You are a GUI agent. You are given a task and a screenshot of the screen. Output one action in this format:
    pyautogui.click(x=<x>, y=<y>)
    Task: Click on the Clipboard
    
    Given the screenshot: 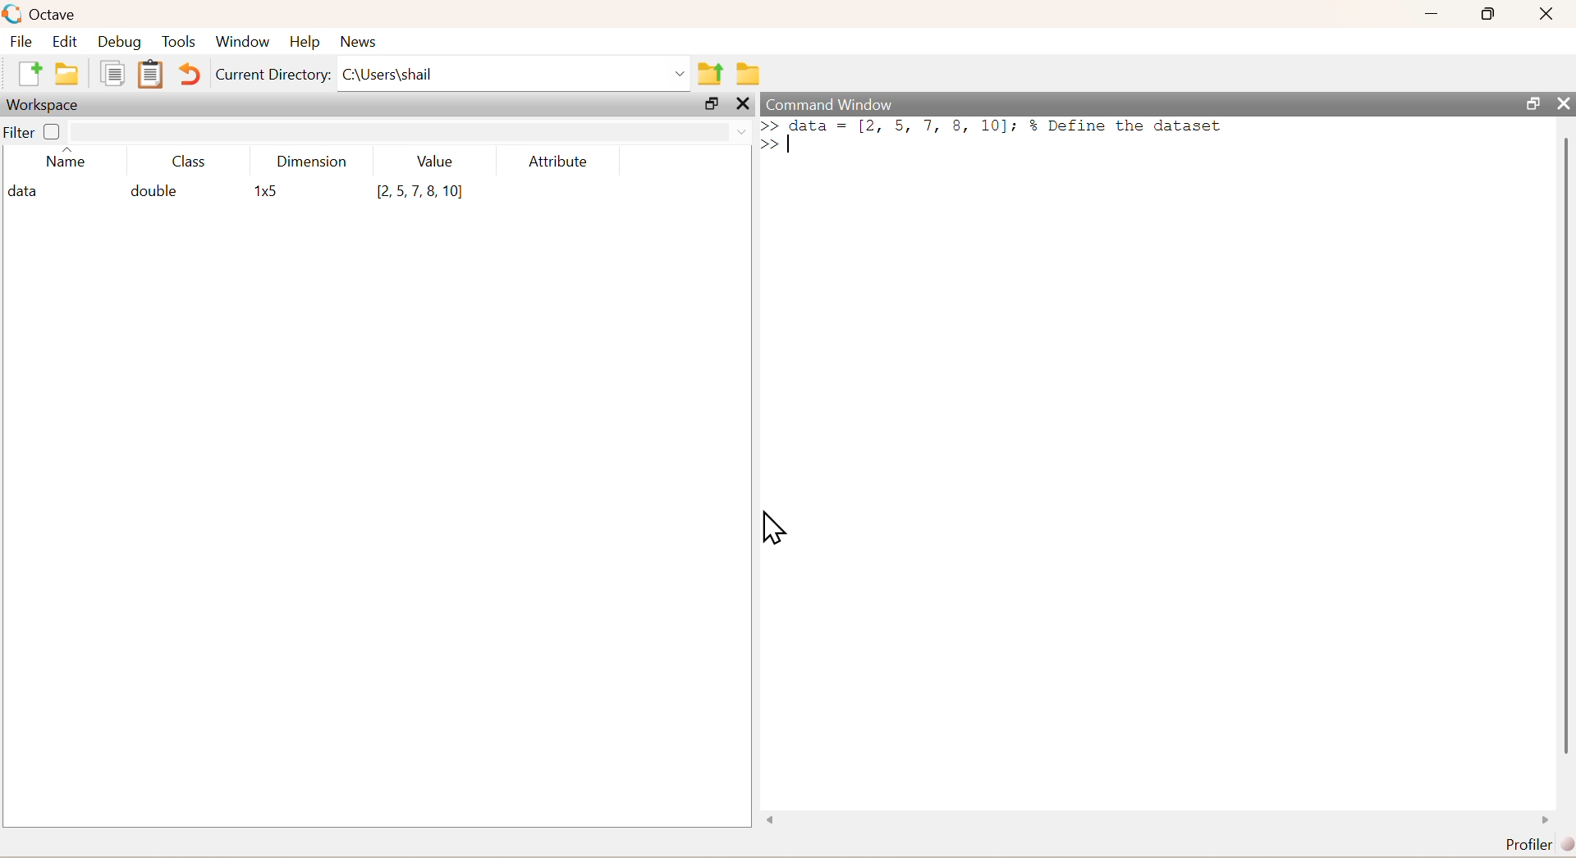 What is the action you would take?
    pyautogui.click(x=151, y=74)
    